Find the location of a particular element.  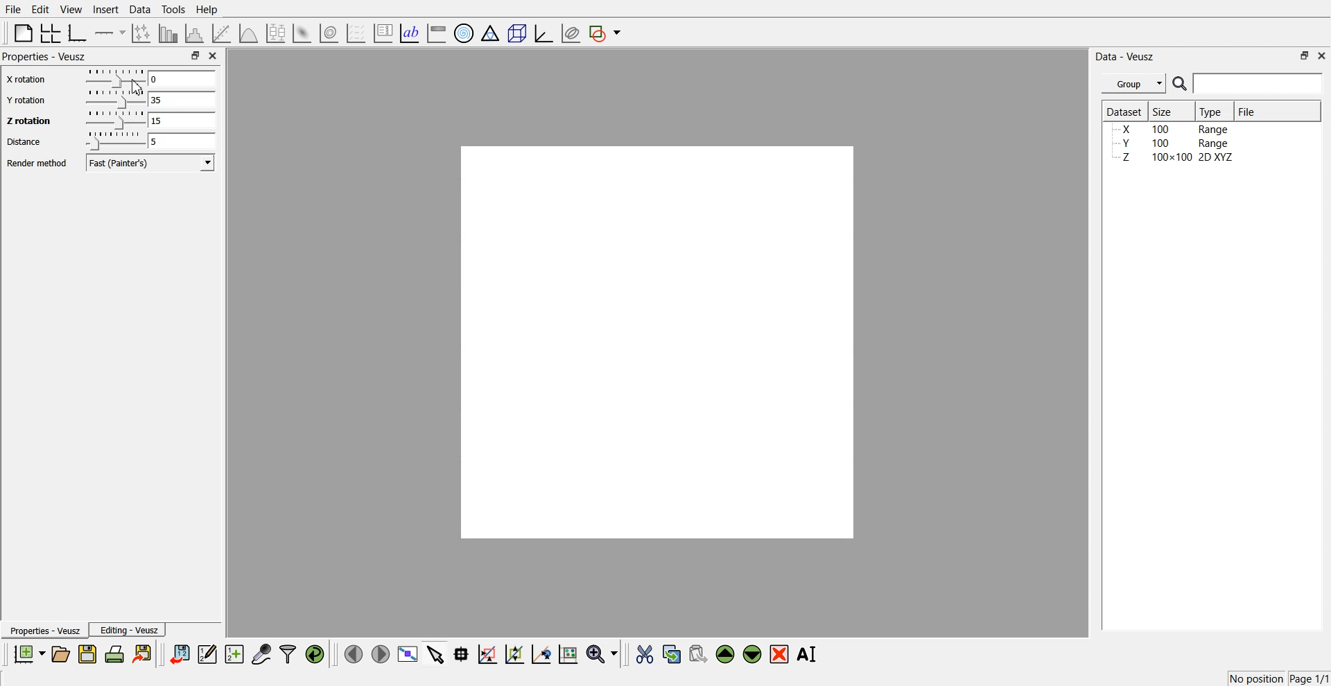

Create new dataset for ranging is located at coordinates (234, 654).